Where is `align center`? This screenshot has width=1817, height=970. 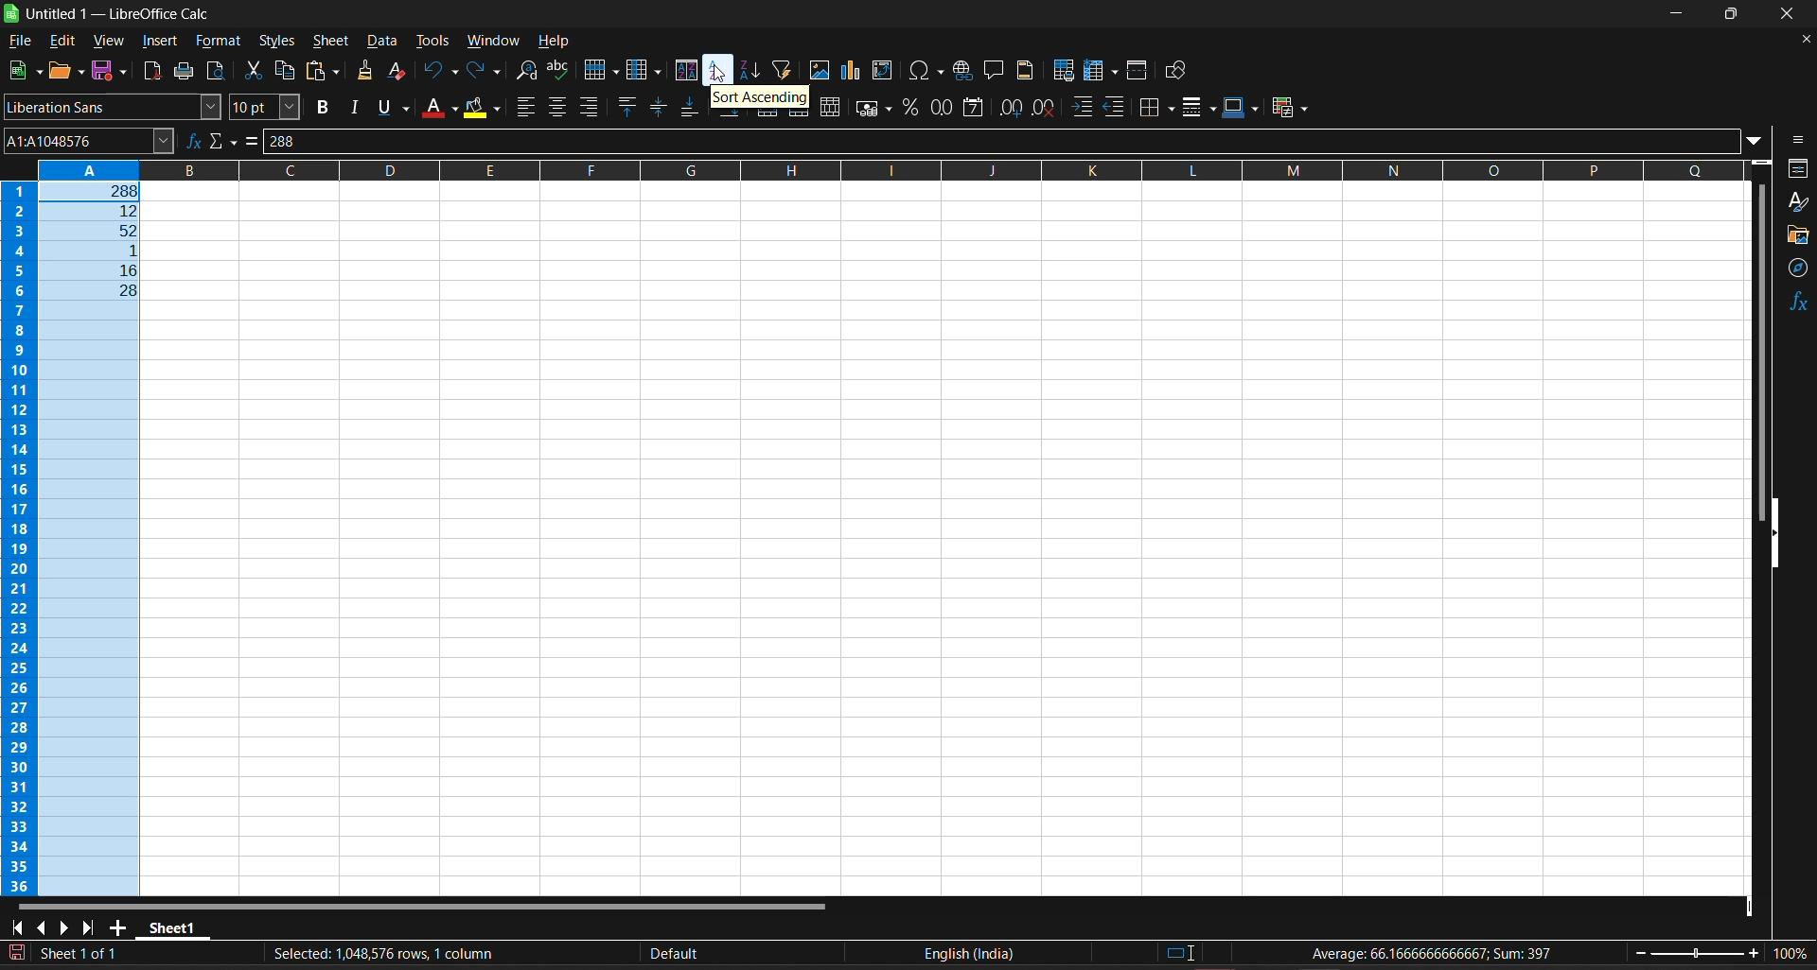
align center is located at coordinates (558, 107).